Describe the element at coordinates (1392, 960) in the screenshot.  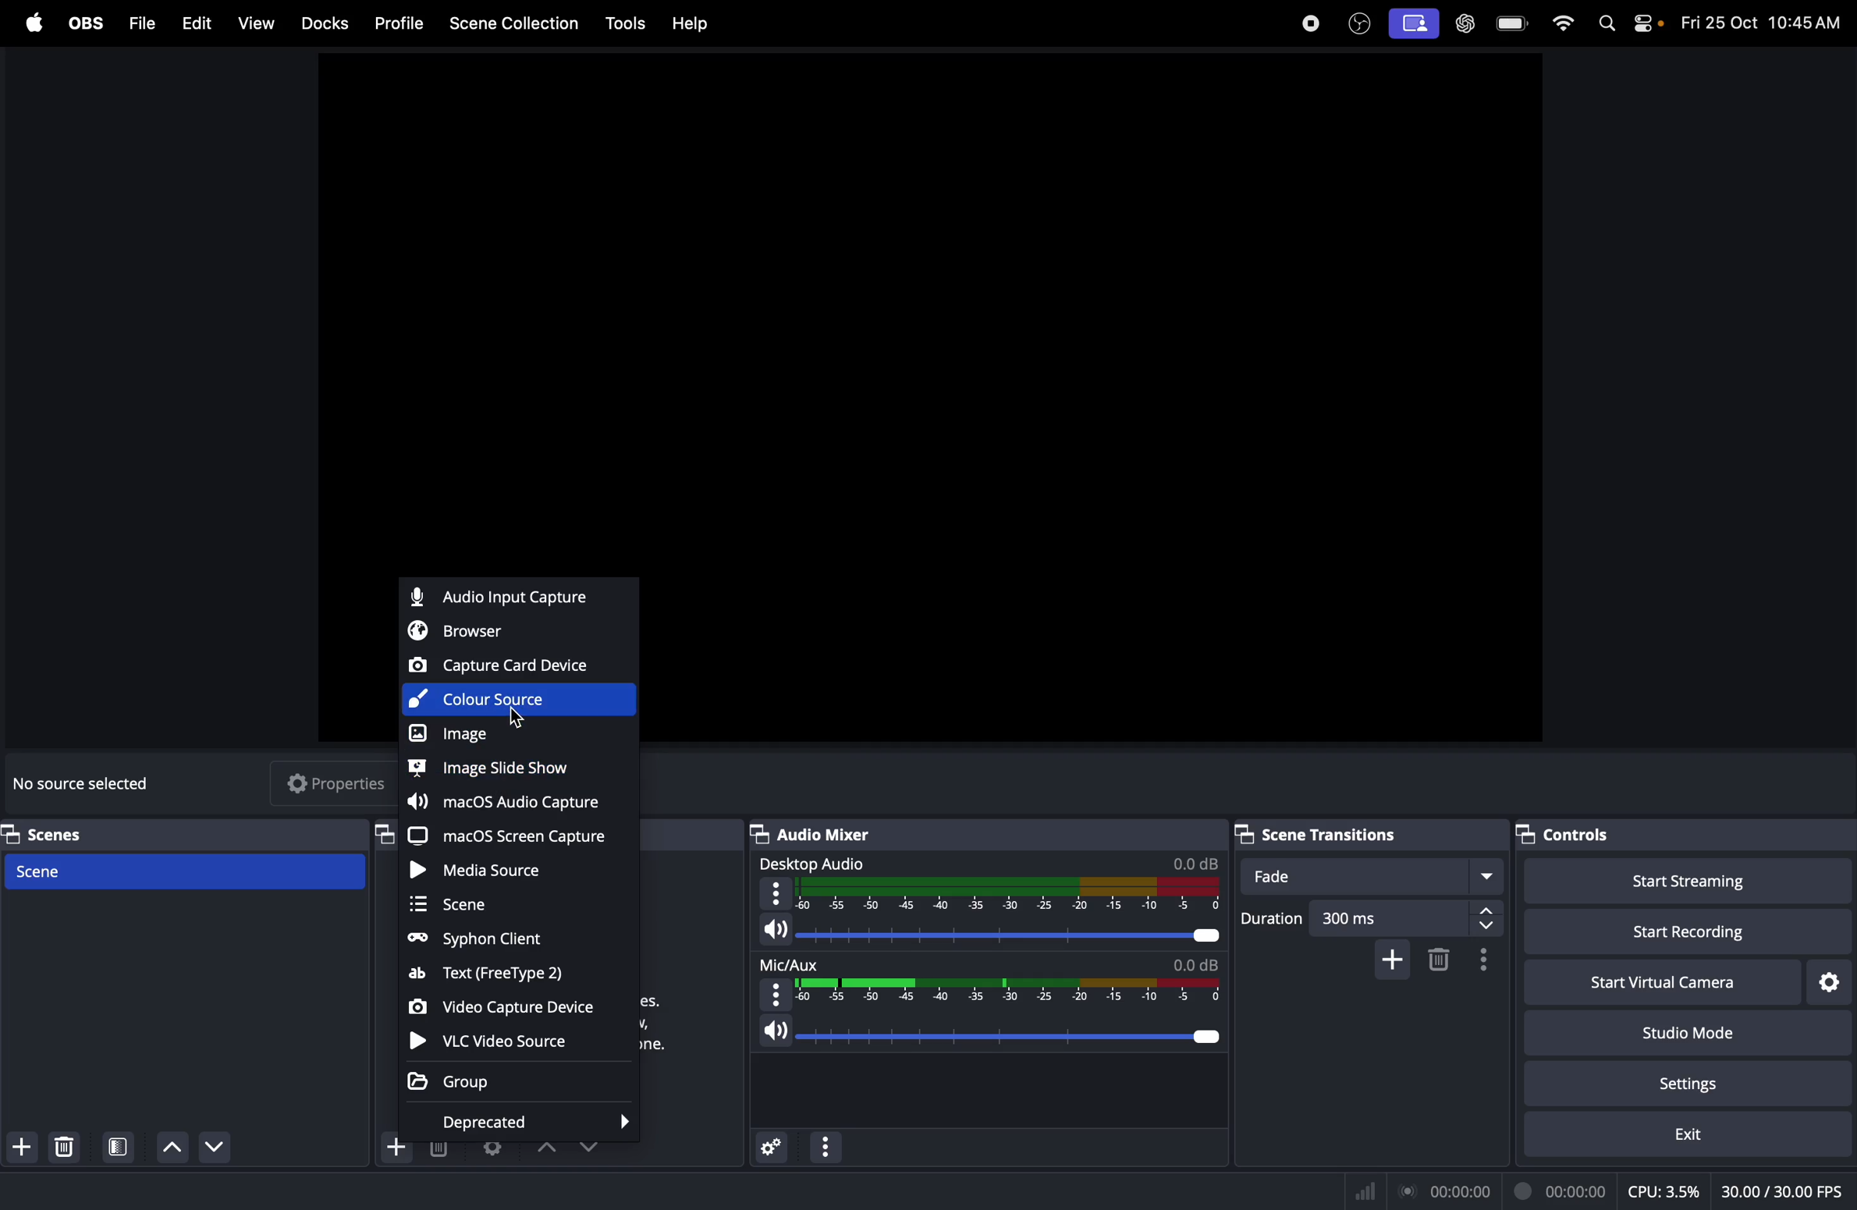
I see `add cofigurable transition` at that location.